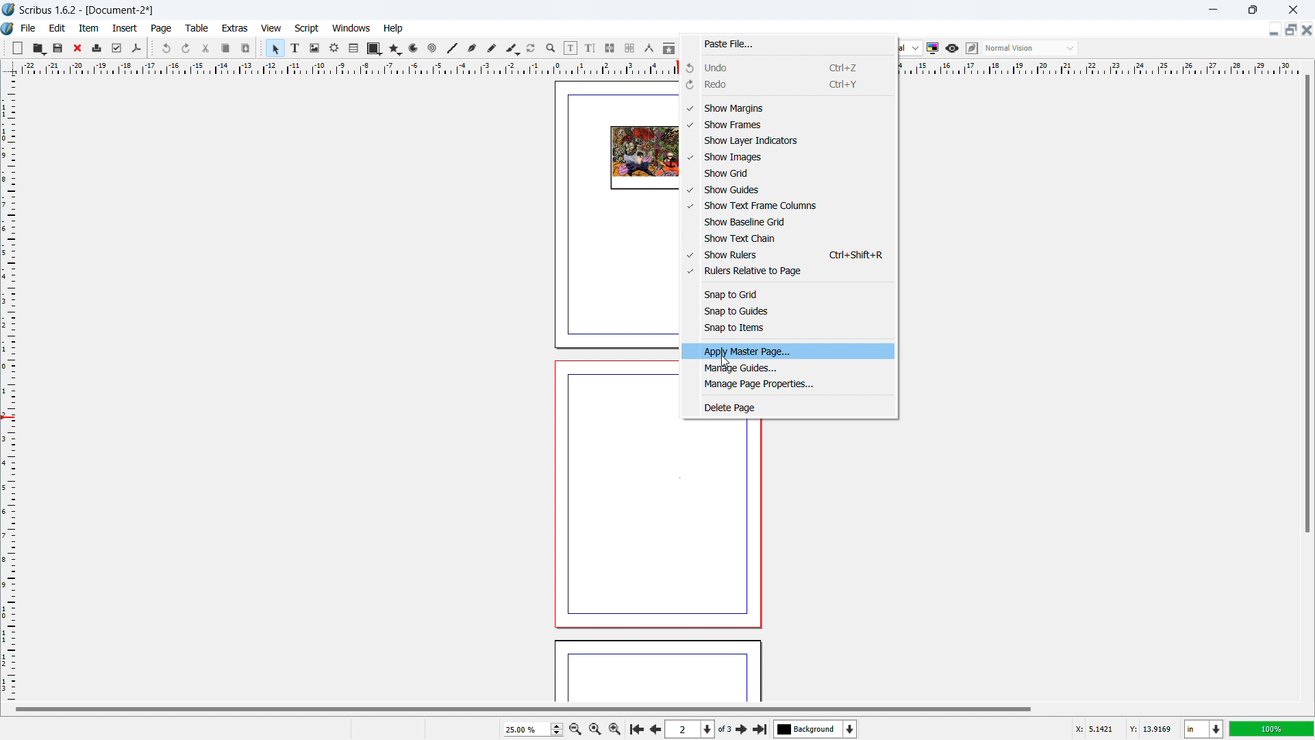  What do you see at coordinates (551, 49) in the screenshot?
I see `zoom in/out` at bounding box center [551, 49].